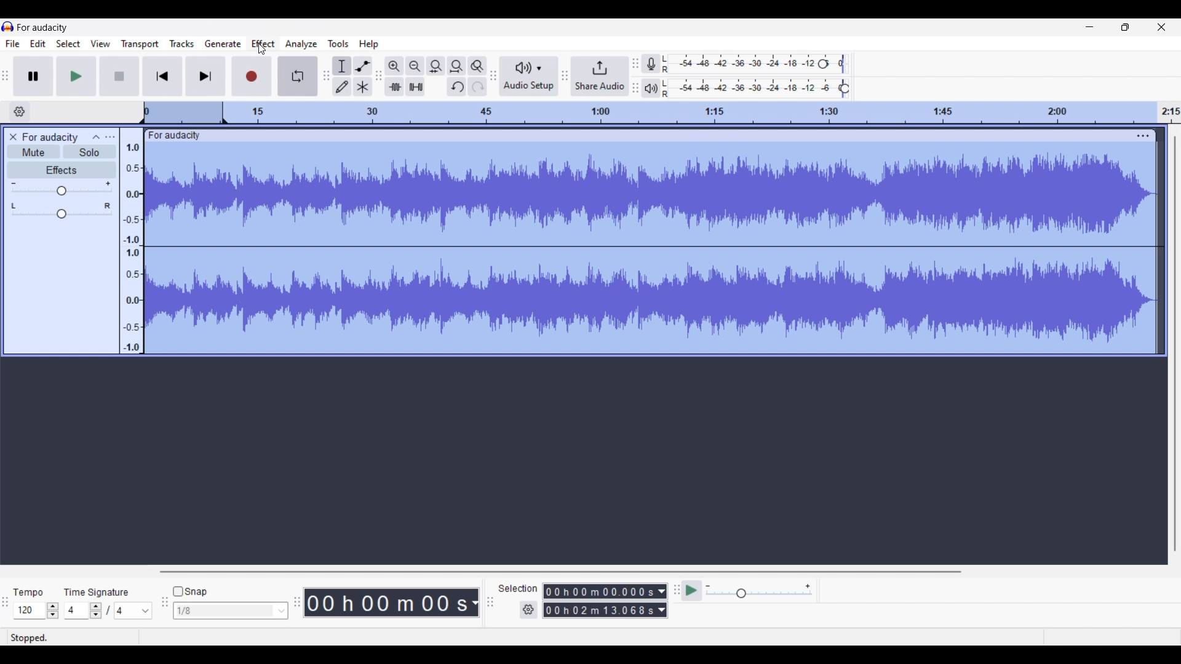  What do you see at coordinates (709, 586) in the screenshot?
I see `Min. playback speed` at bounding box center [709, 586].